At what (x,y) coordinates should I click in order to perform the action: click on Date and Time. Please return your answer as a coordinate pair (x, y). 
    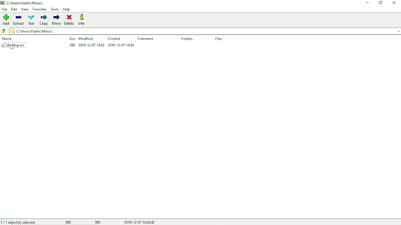
    Looking at the image, I should click on (140, 222).